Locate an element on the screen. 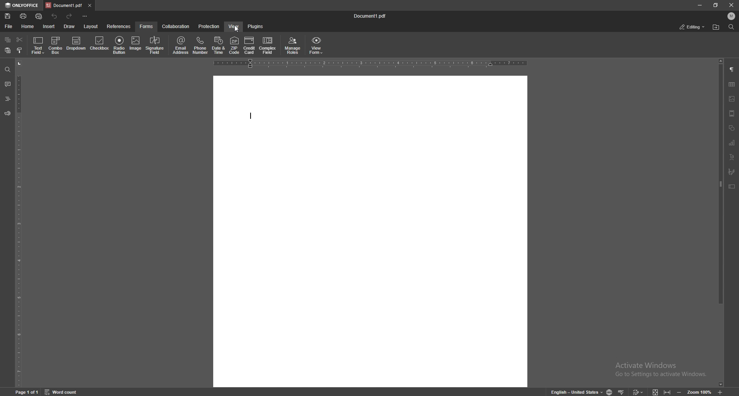  comment is located at coordinates (8, 85).